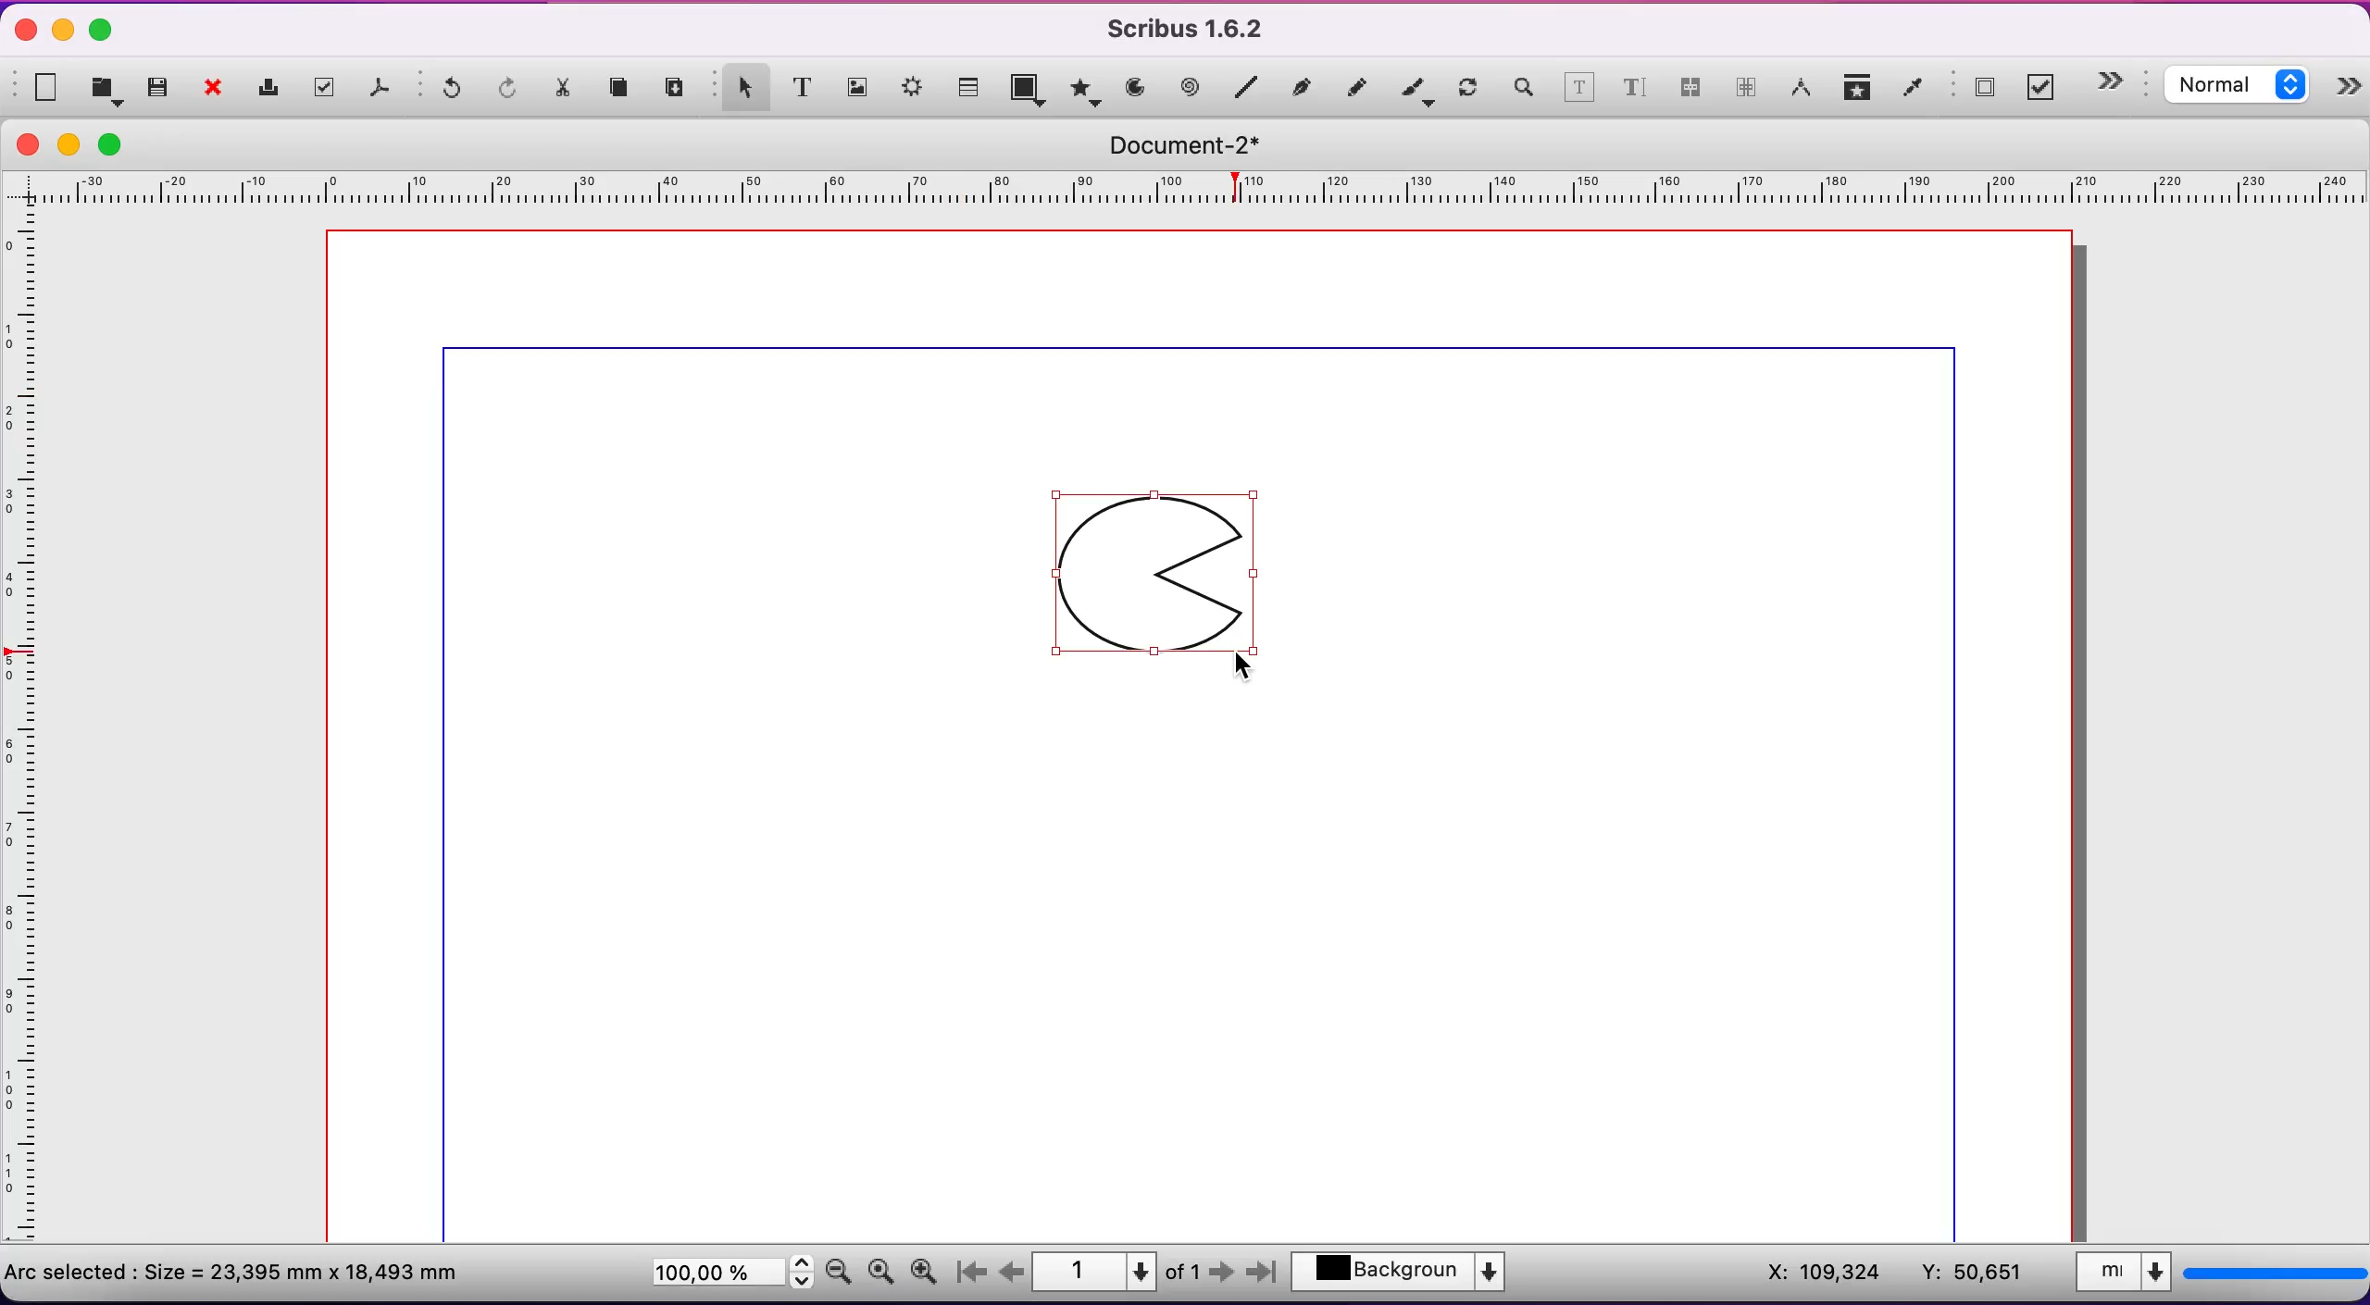 This screenshot has width=2370, height=1305. What do you see at coordinates (28, 734) in the screenshot?
I see `vertical measures` at bounding box center [28, 734].